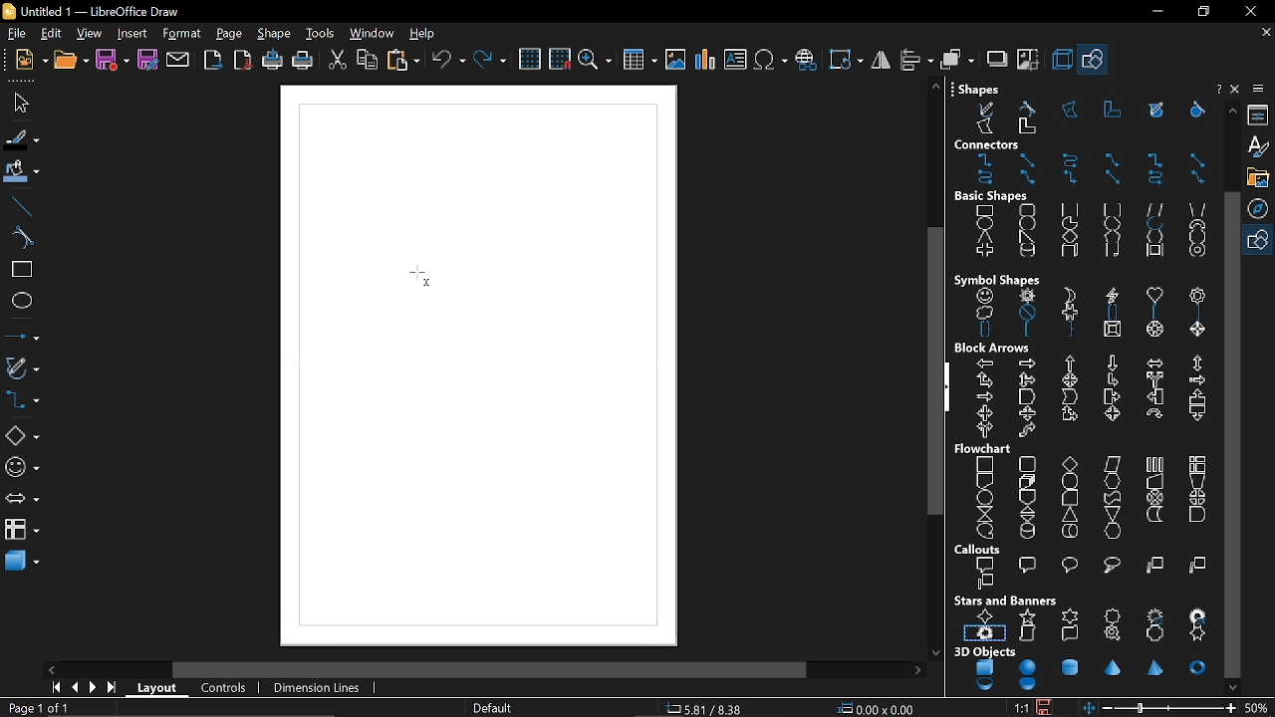 The image size is (1275, 717). What do you see at coordinates (18, 270) in the screenshot?
I see `rectangle` at bounding box center [18, 270].